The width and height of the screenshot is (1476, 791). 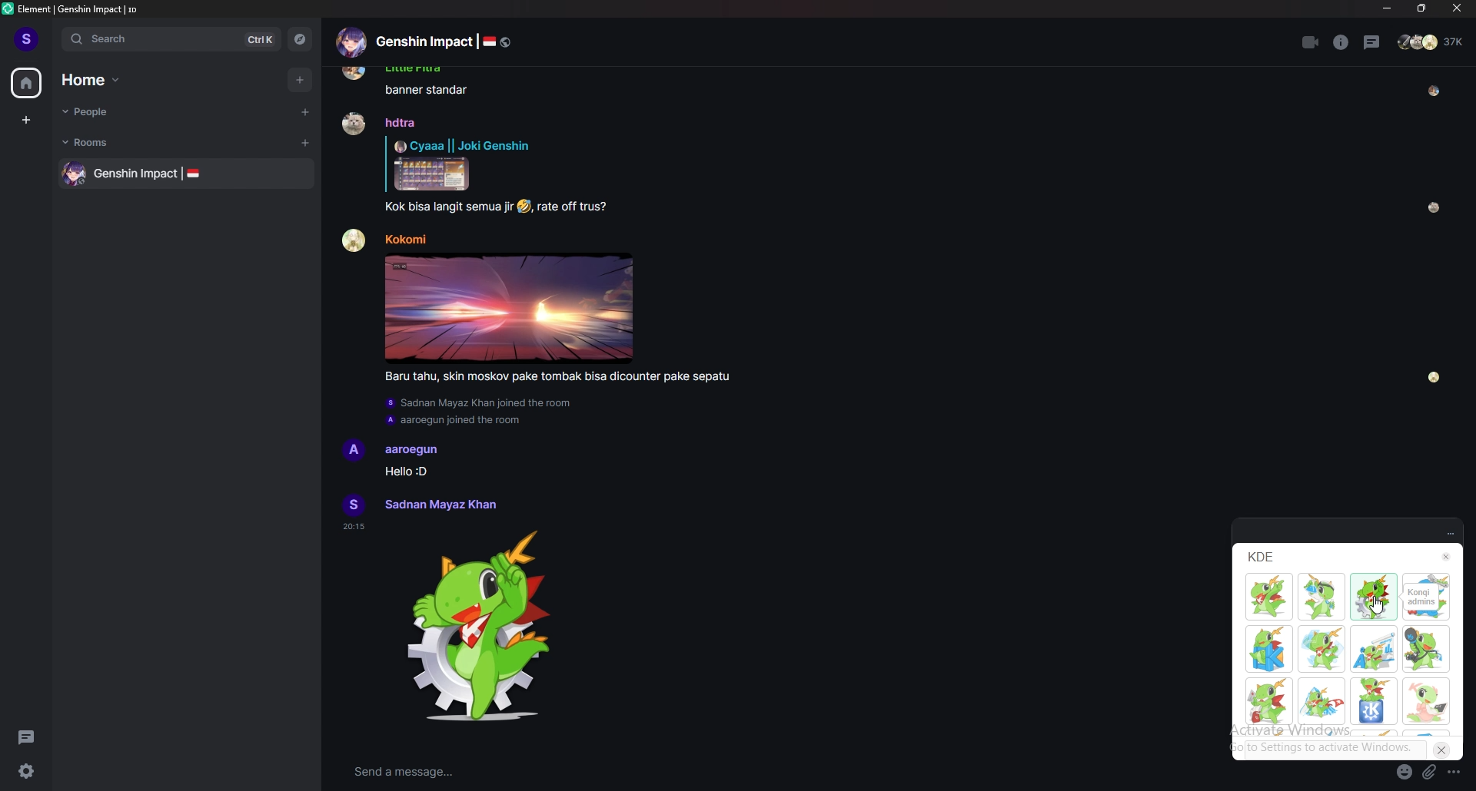 I want to click on close, so click(x=1454, y=8).